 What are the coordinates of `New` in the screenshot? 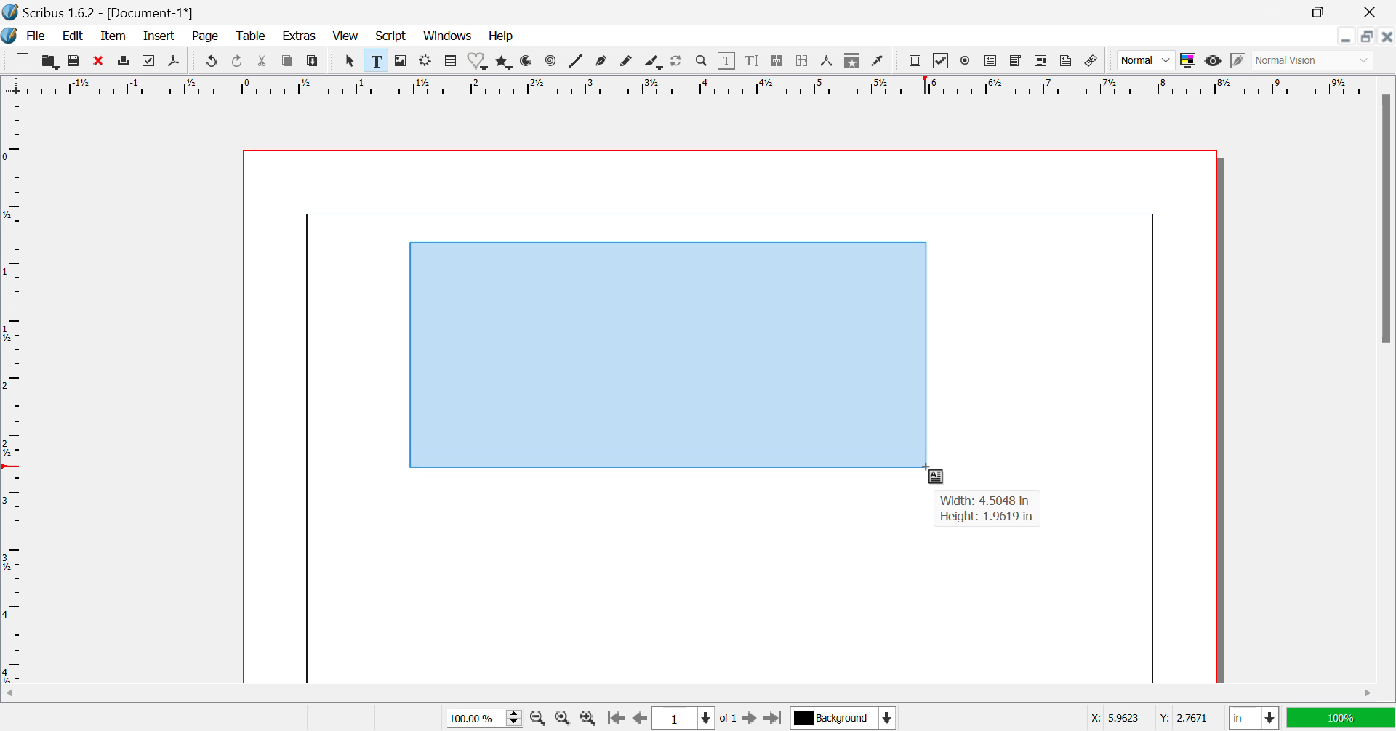 It's located at (22, 60).